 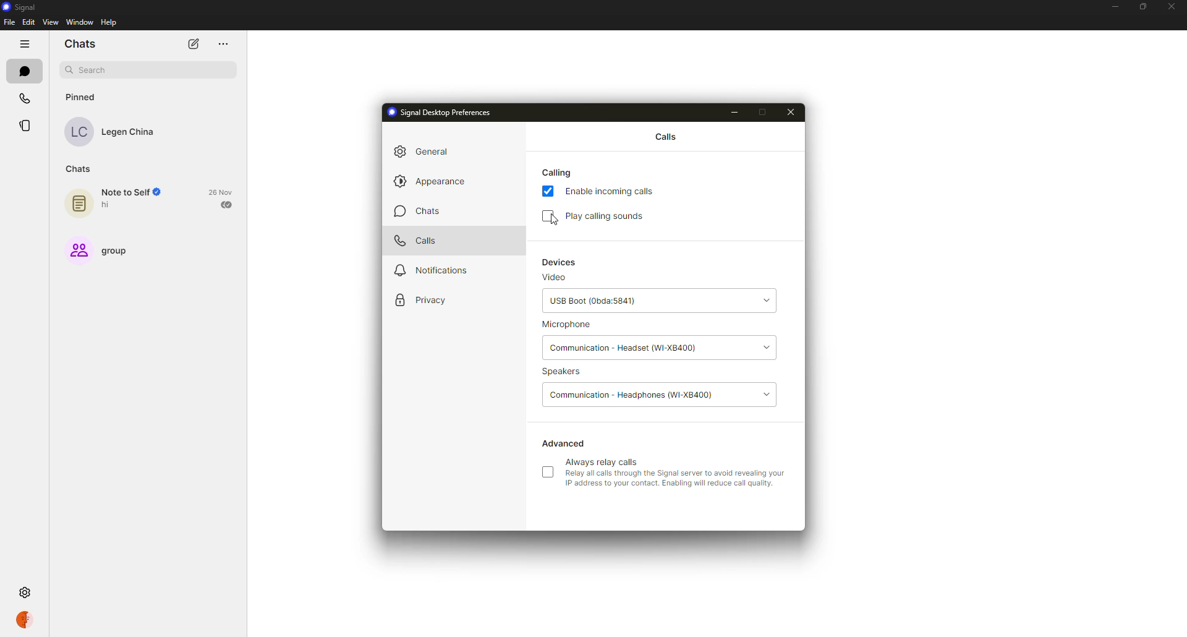 What do you see at coordinates (415, 241) in the screenshot?
I see `calls` at bounding box center [415, 241].